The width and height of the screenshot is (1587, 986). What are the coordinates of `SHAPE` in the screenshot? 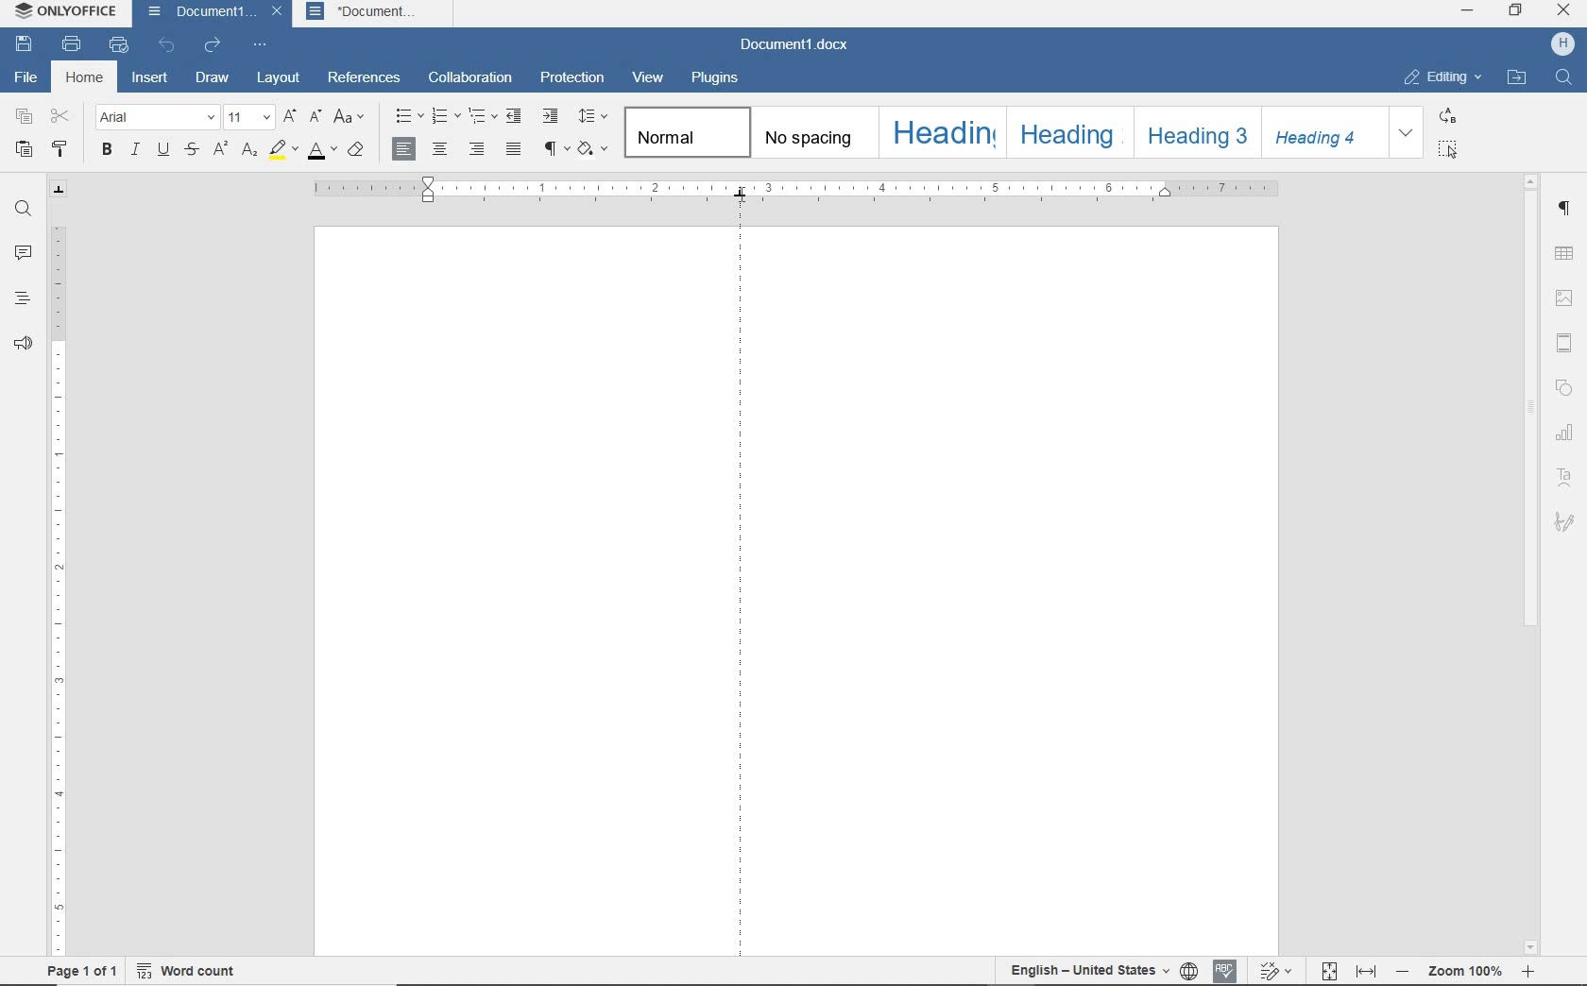 It's located at (1566, 389).